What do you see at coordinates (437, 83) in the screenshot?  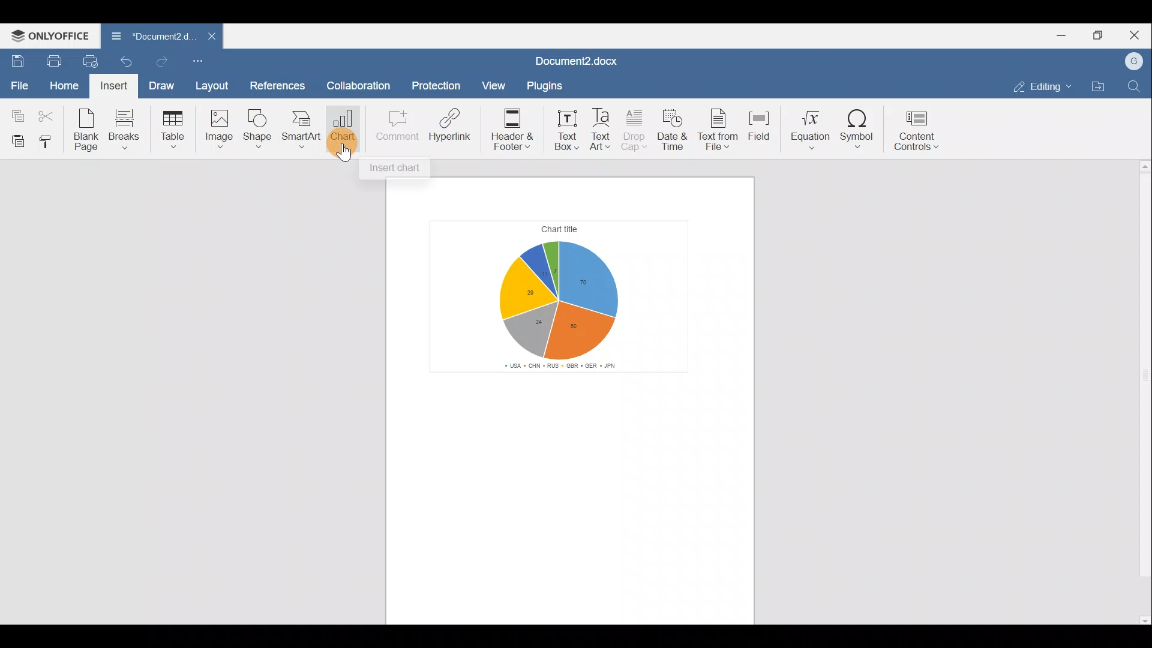 I see `Protection` at bounding box center [437, 83].